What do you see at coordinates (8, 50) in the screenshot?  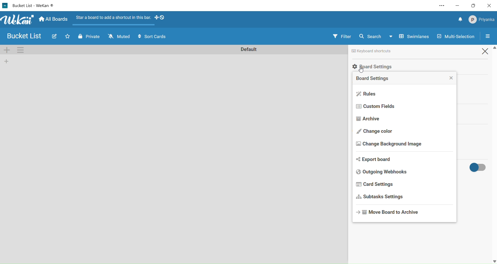 I see `add swimlane` at bounding box center [8, 50].